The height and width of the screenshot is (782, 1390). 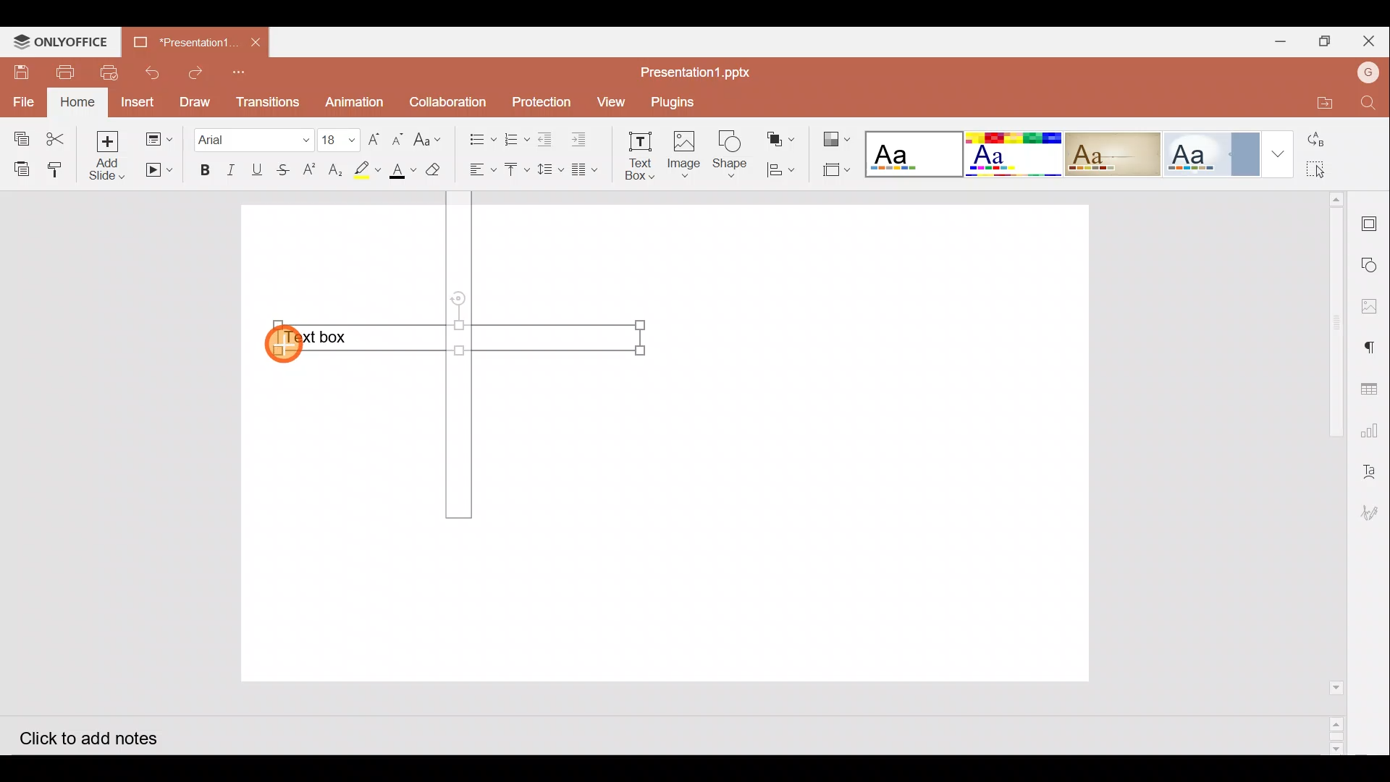 What do you see at coordinates (79, 101) in the screenshot?
I see `Home` at bounding box center [79, 101].